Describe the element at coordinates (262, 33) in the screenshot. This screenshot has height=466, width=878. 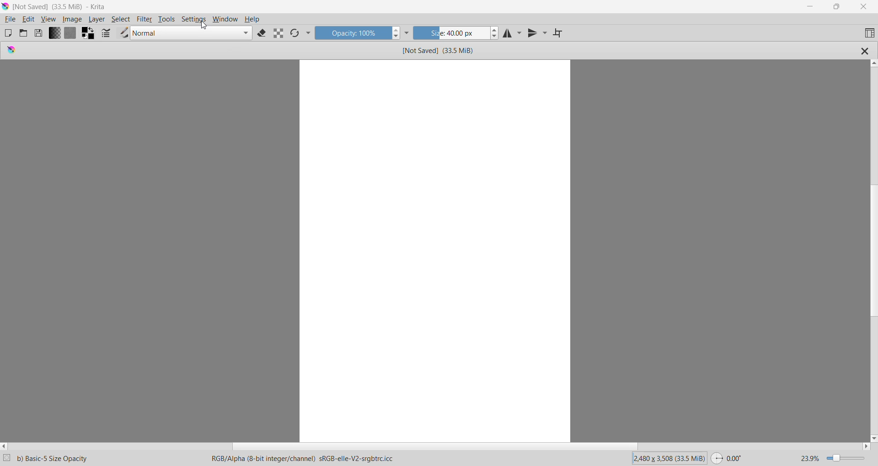
I see `Set Eraser Mode` at that location.